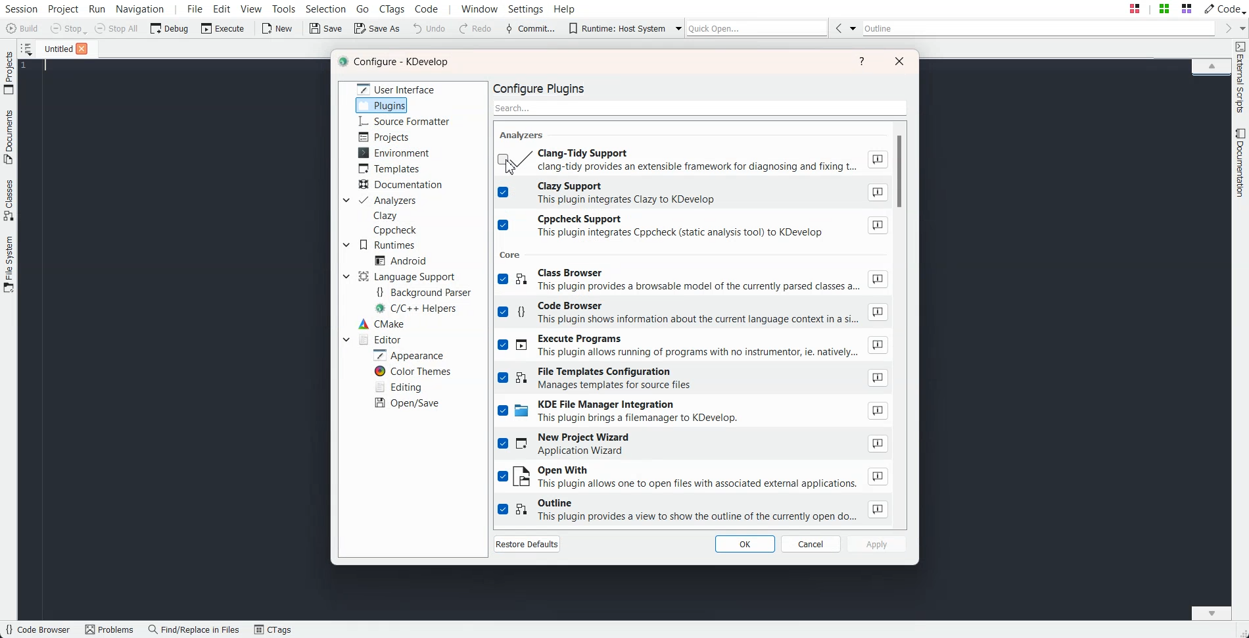 The image size is (1249, 638). Describe the element at coordinates (346, 245) in the screenshot. I see `Drop down box` at that location.